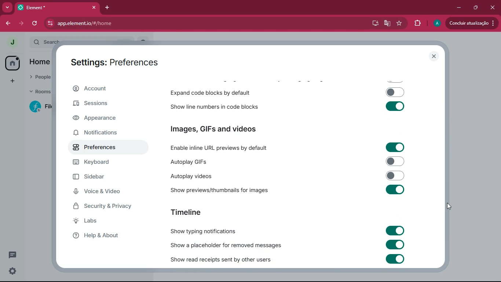 Image resolution: width=501 pixels, height=282 pixels. I want to click on favourite, so click(401, 23).